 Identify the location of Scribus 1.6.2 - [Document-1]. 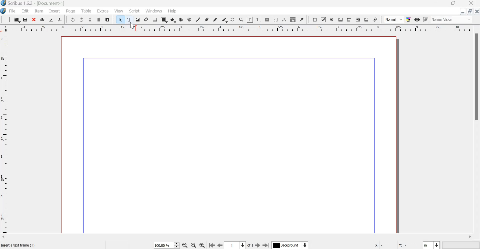
(36, 3).